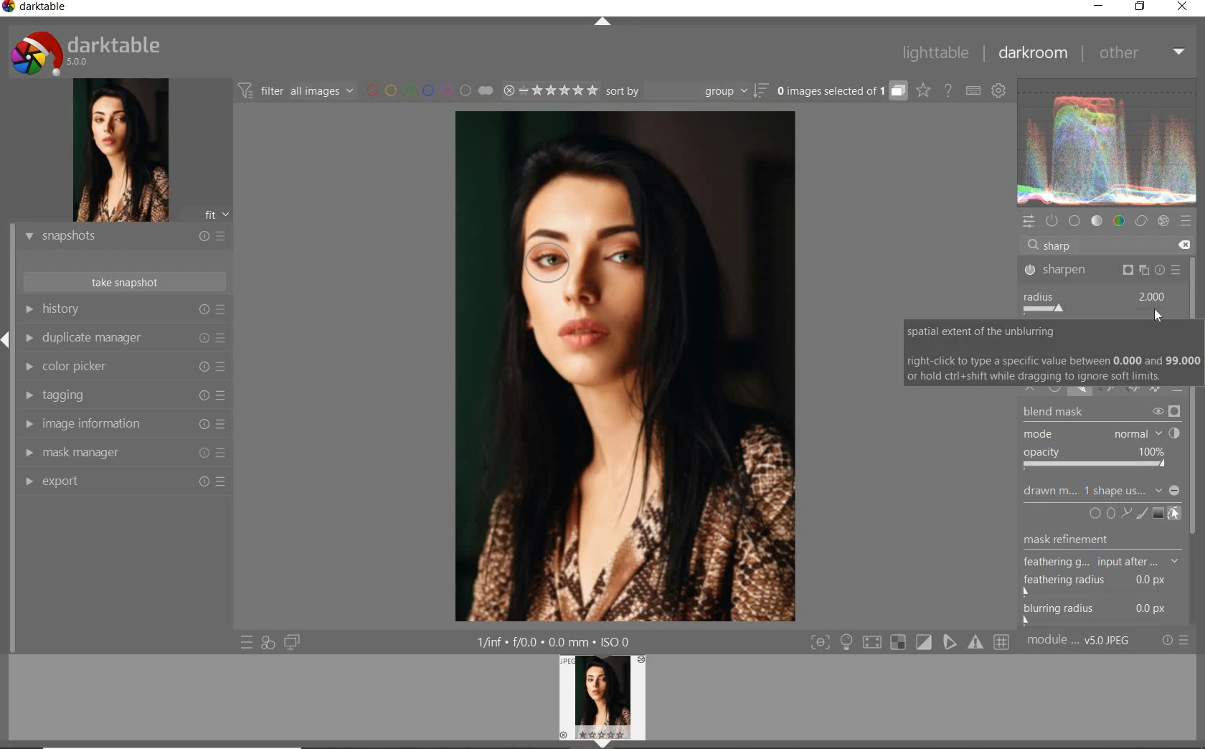 The width and height of the screenshot is (1205, 749). I want to click on blurring radius, so click(1096, 613).